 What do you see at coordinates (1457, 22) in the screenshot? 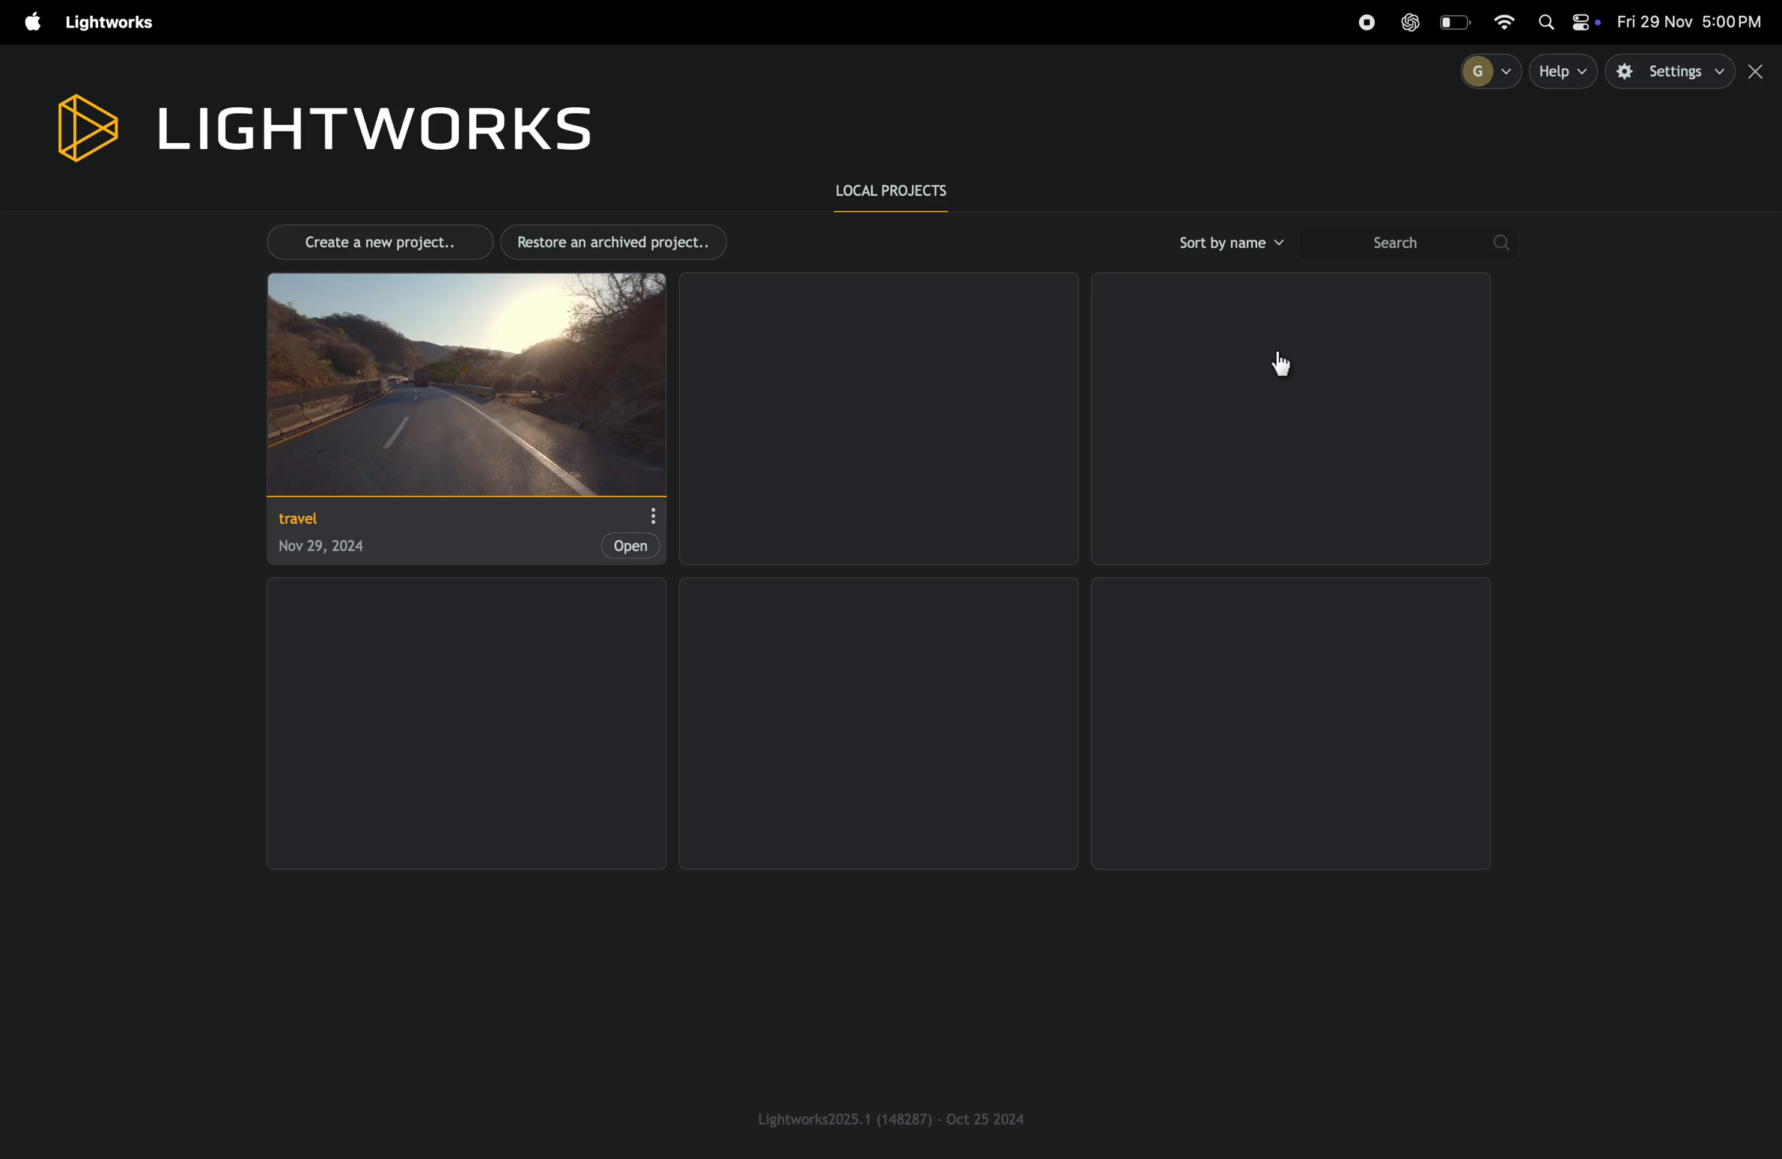
I see `battery` at bounding box center [1457, 22].